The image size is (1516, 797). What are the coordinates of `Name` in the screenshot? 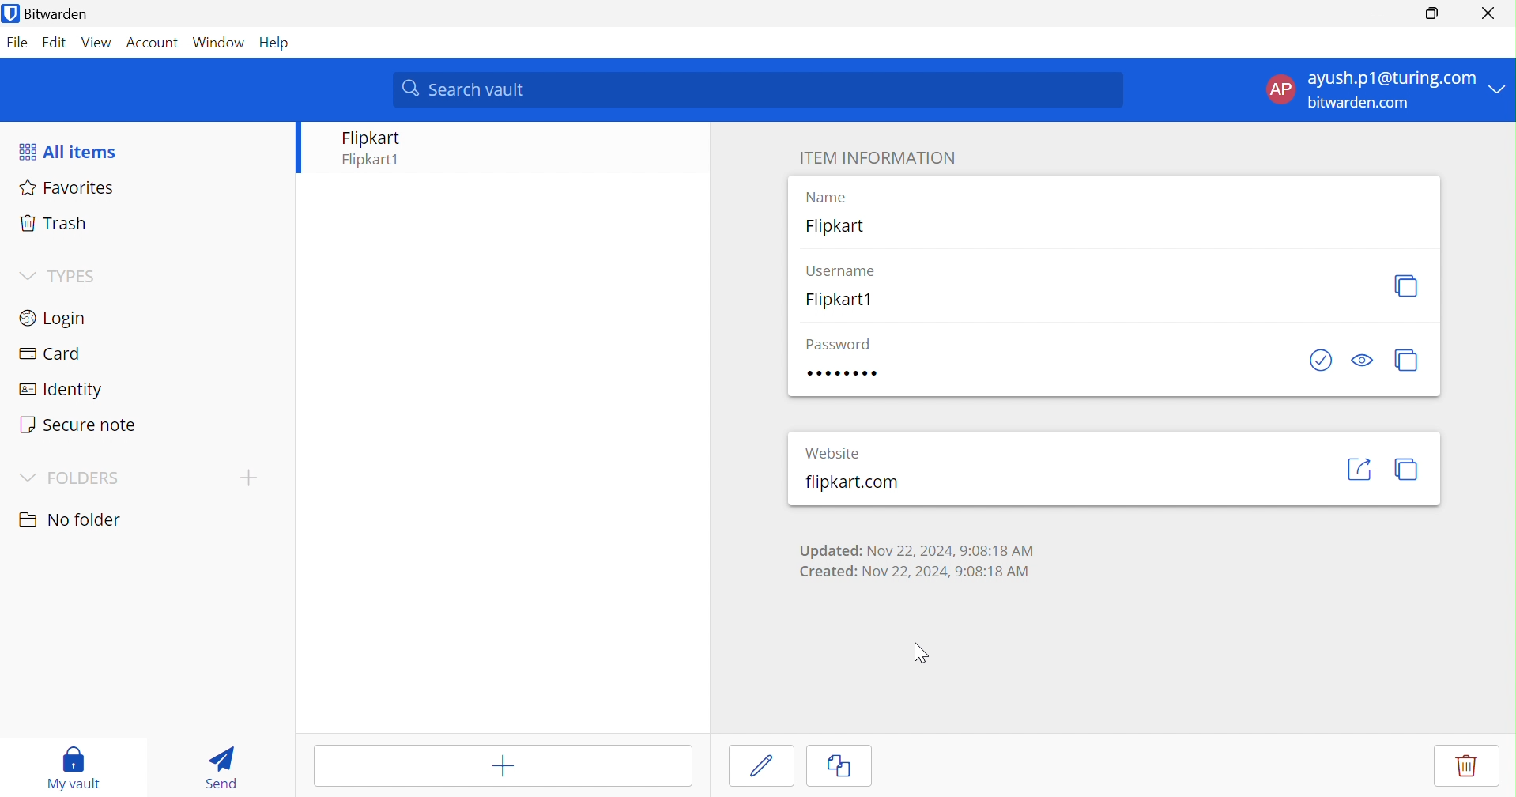 It's located at (821, 197).